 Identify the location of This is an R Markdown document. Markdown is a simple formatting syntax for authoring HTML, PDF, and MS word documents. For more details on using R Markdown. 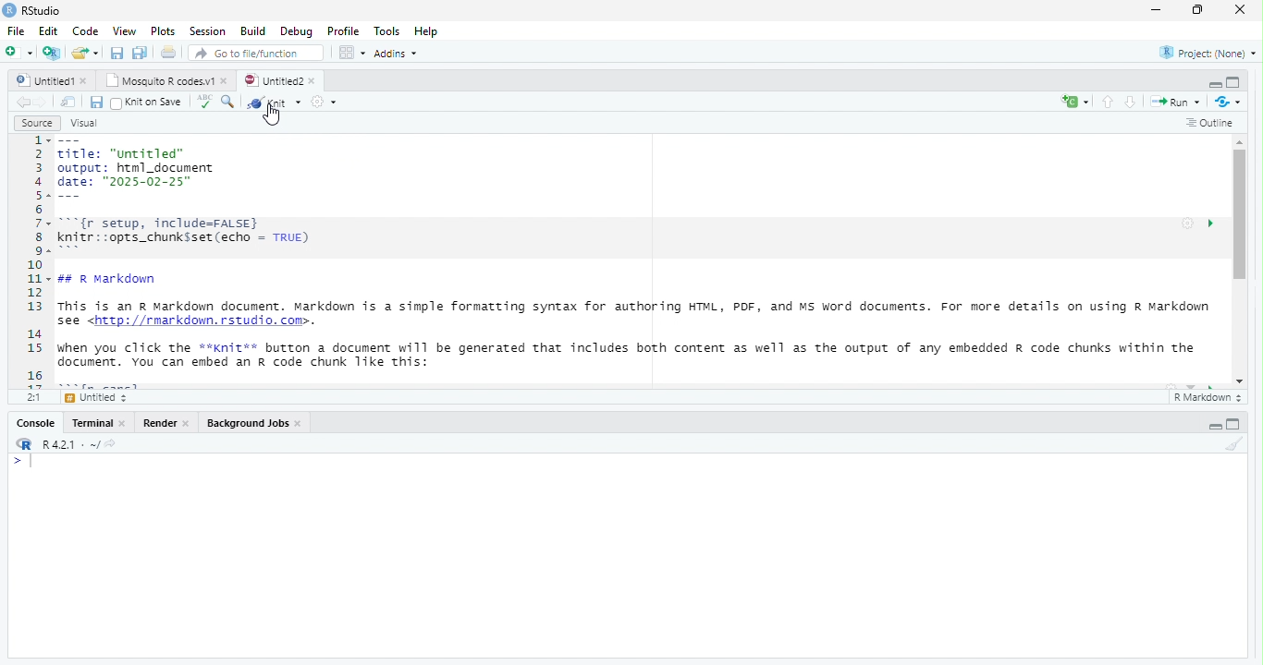
(635, 307).